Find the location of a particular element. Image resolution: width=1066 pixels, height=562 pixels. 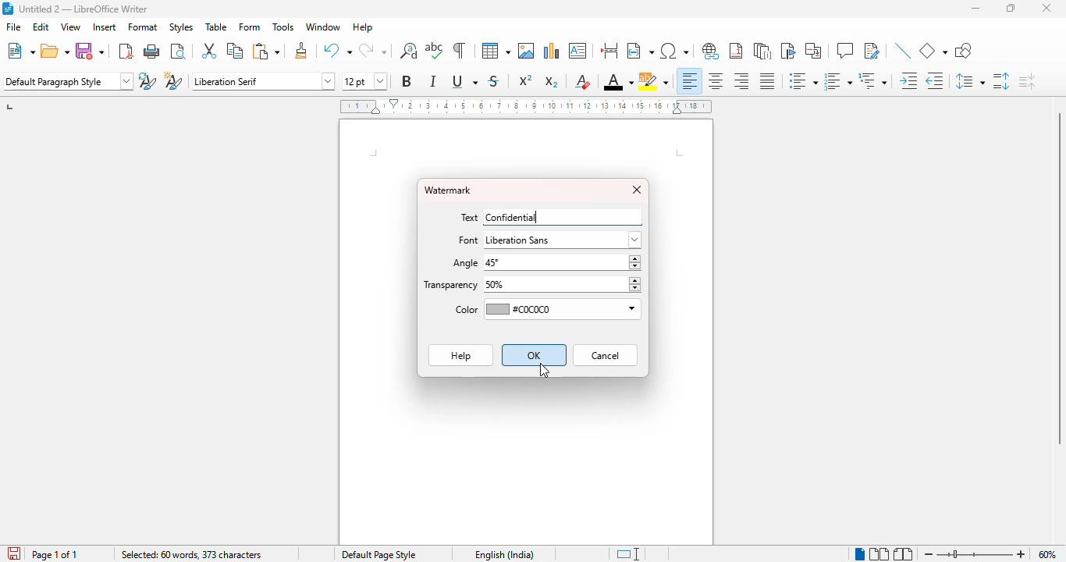

Selected 60 words, 373 characers is located at coordinates (191, 554).